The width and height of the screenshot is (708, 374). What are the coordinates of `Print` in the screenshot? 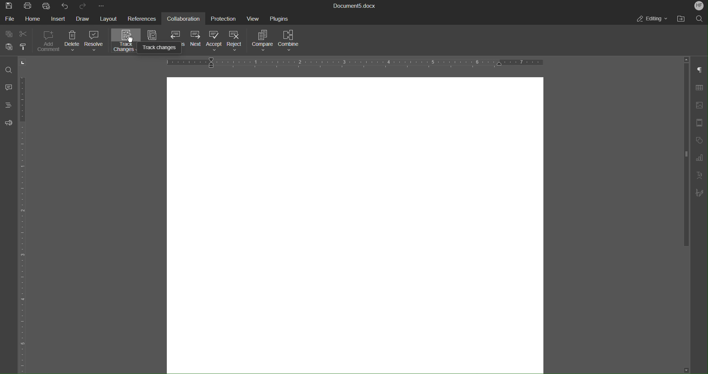 It's located at (30, 6).